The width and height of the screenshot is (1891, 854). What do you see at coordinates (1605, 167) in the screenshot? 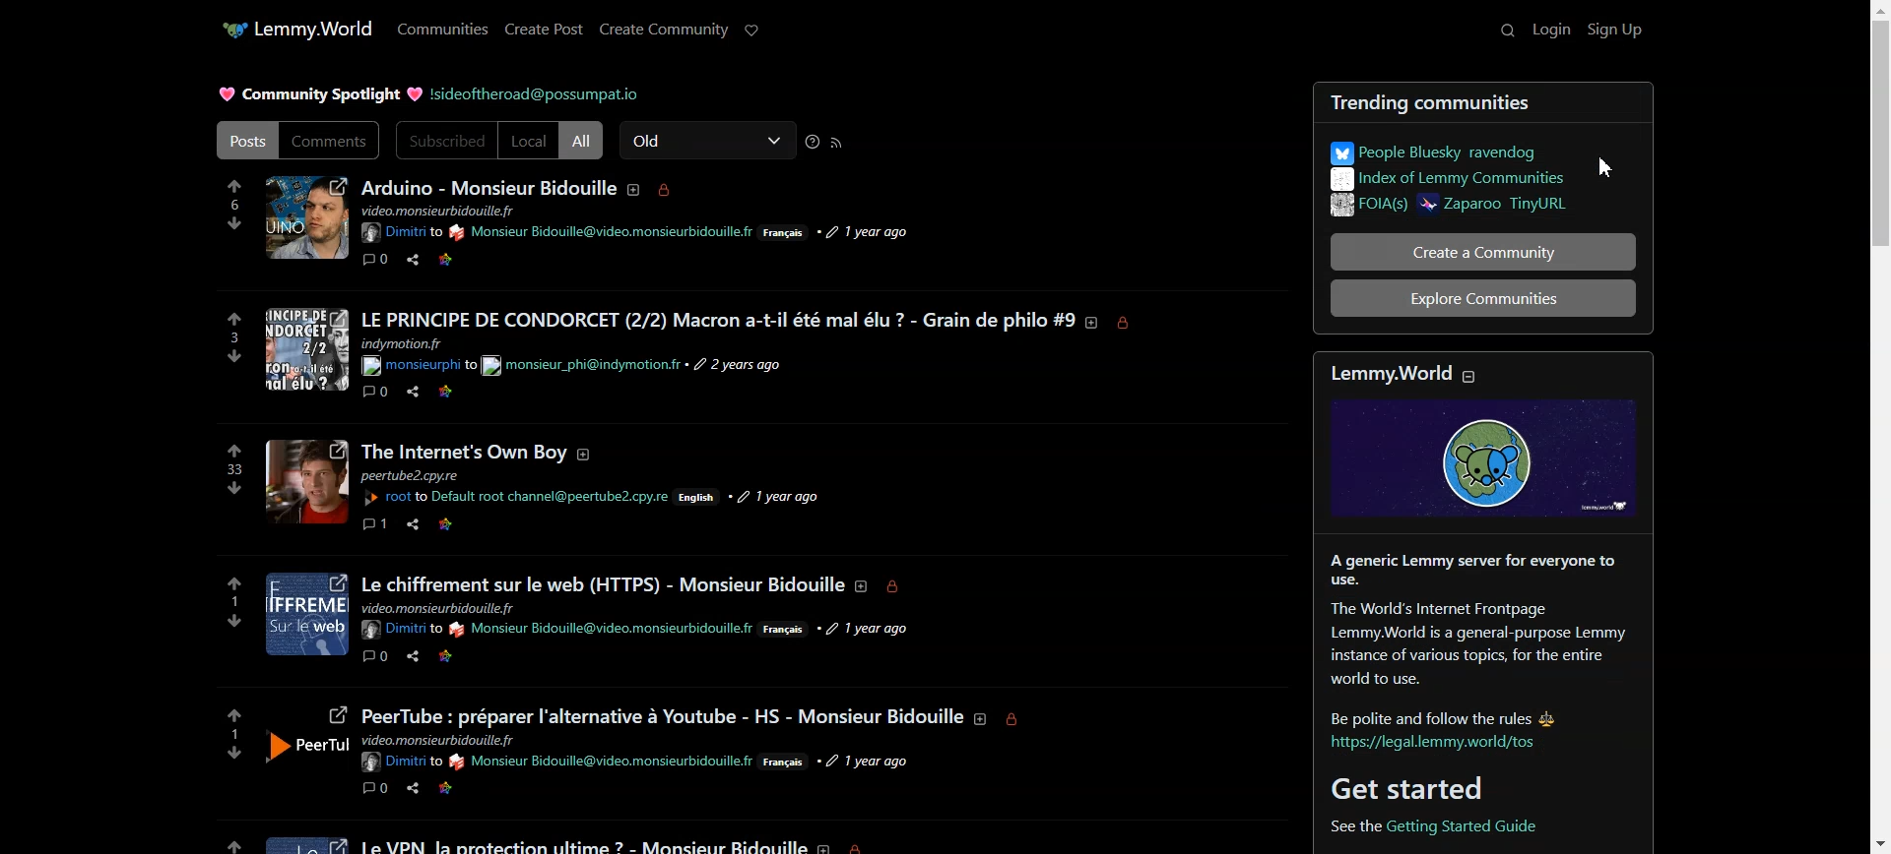
I see `Cursor` at bounding box center [1605, 167].